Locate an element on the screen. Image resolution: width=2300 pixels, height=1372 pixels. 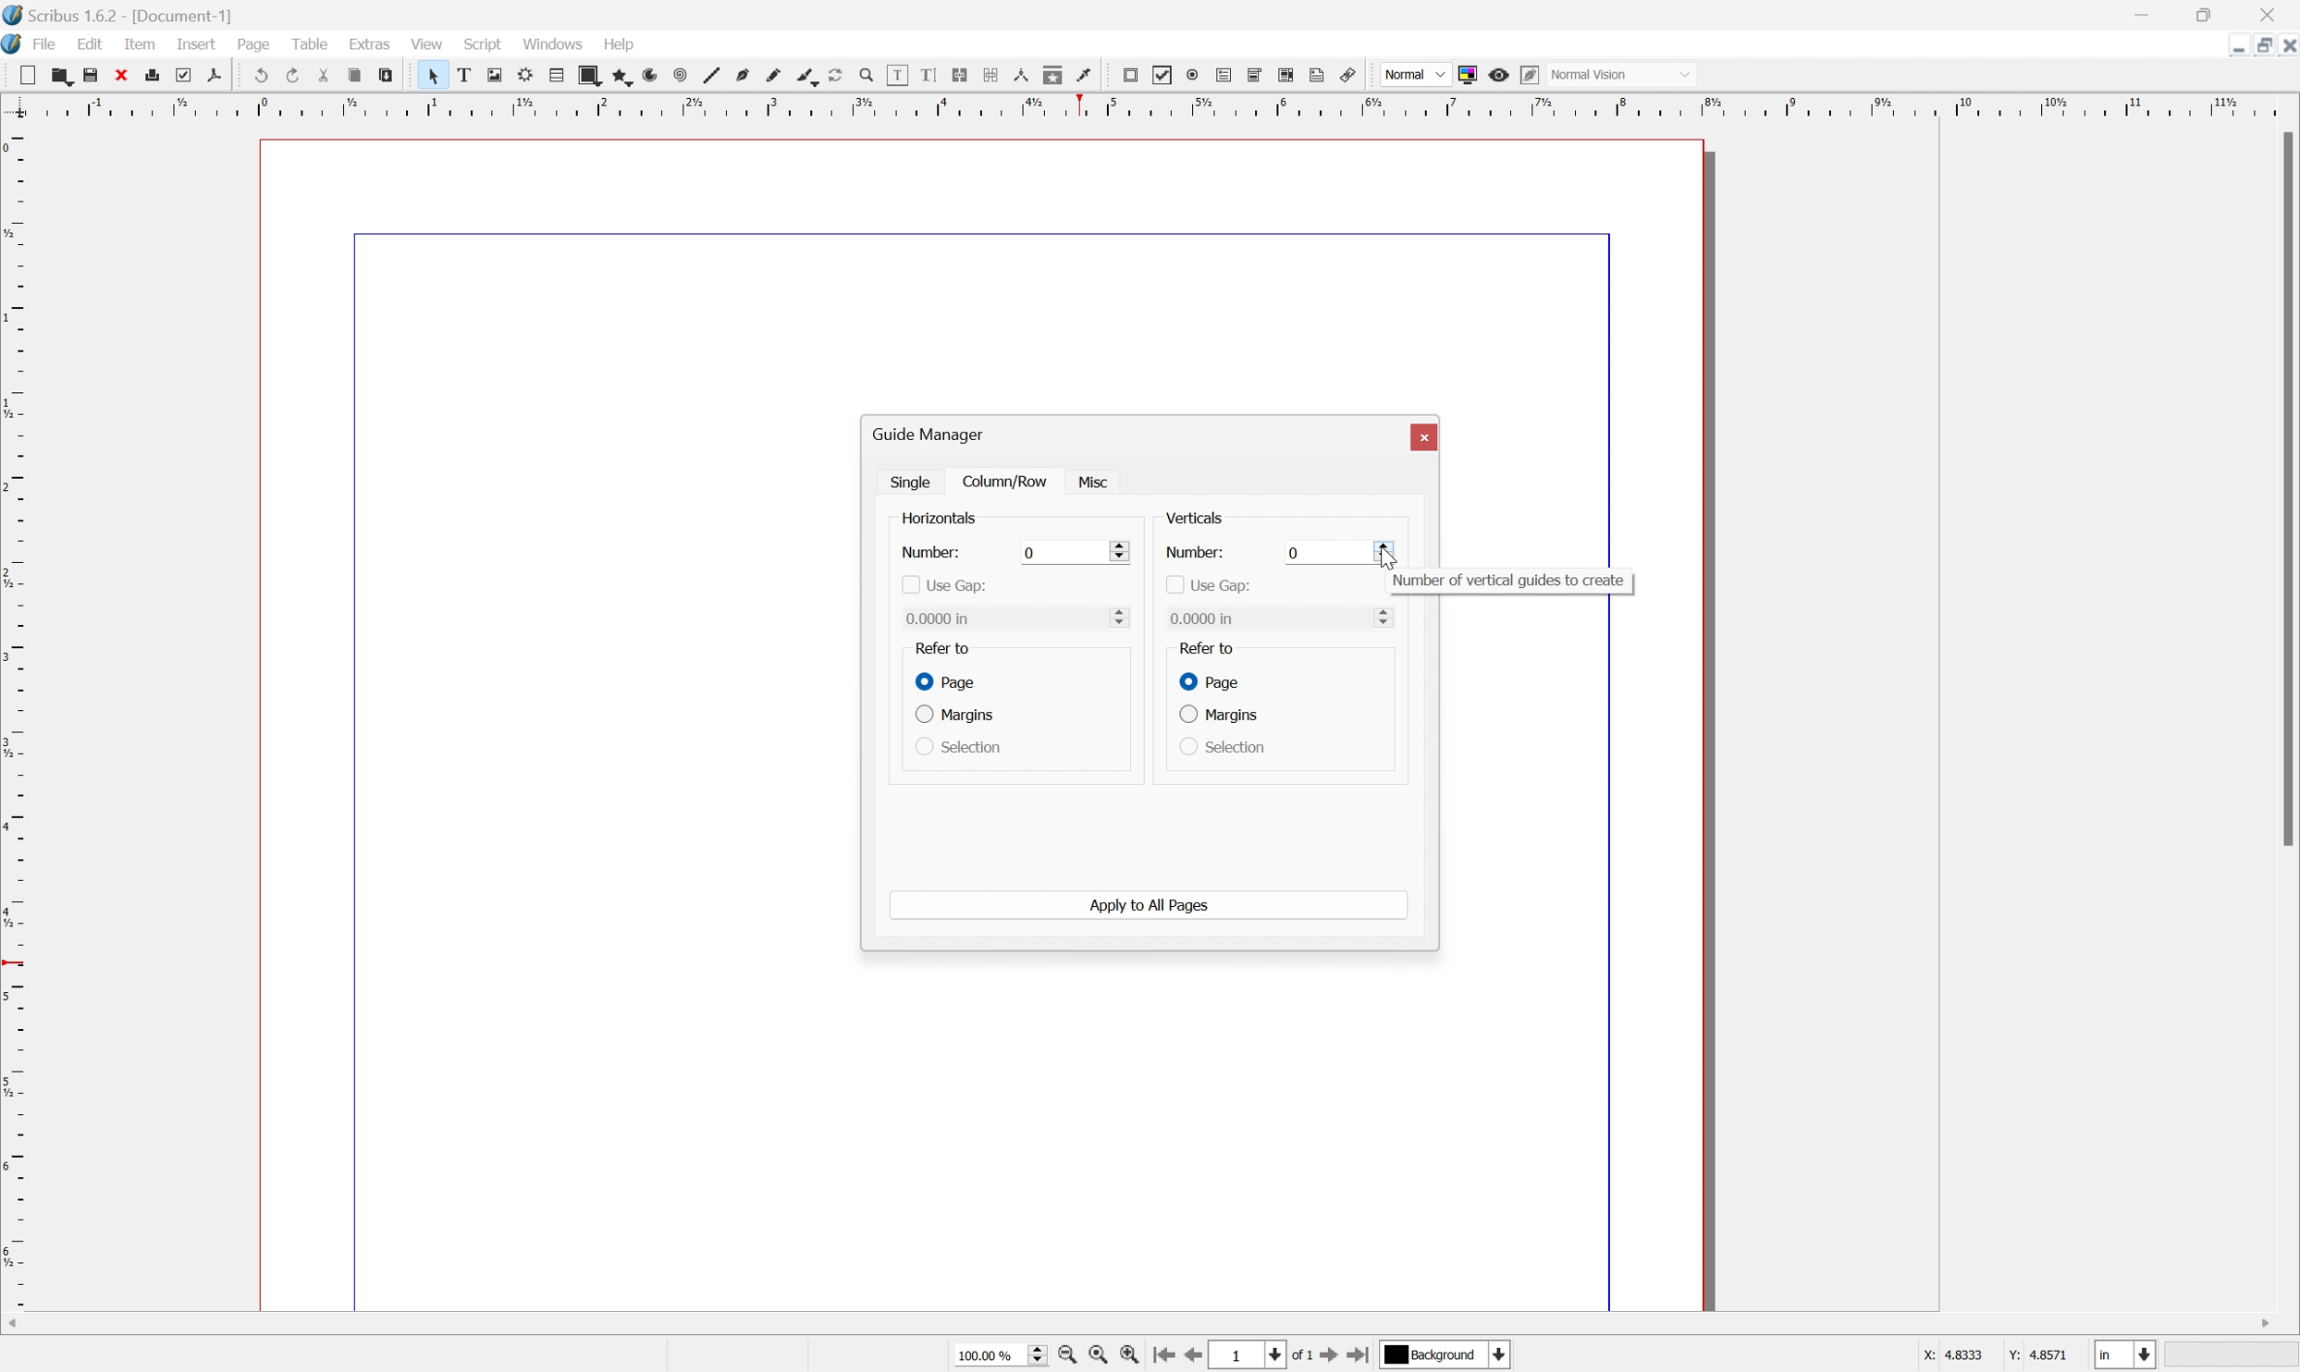
edit contents of frame is located at coordinates (897, 74).